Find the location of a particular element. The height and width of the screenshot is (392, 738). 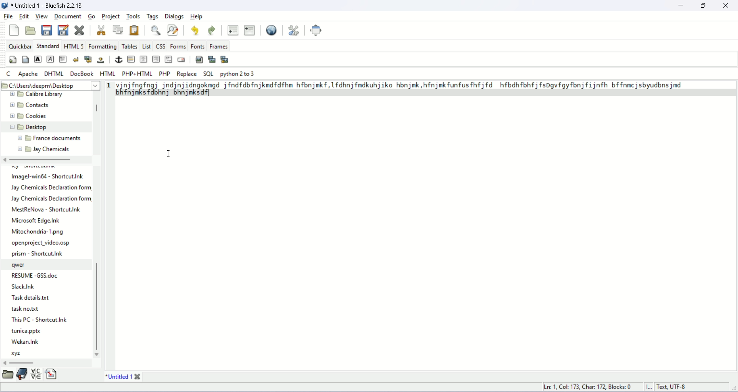

document is located at coordinates (67, 15).